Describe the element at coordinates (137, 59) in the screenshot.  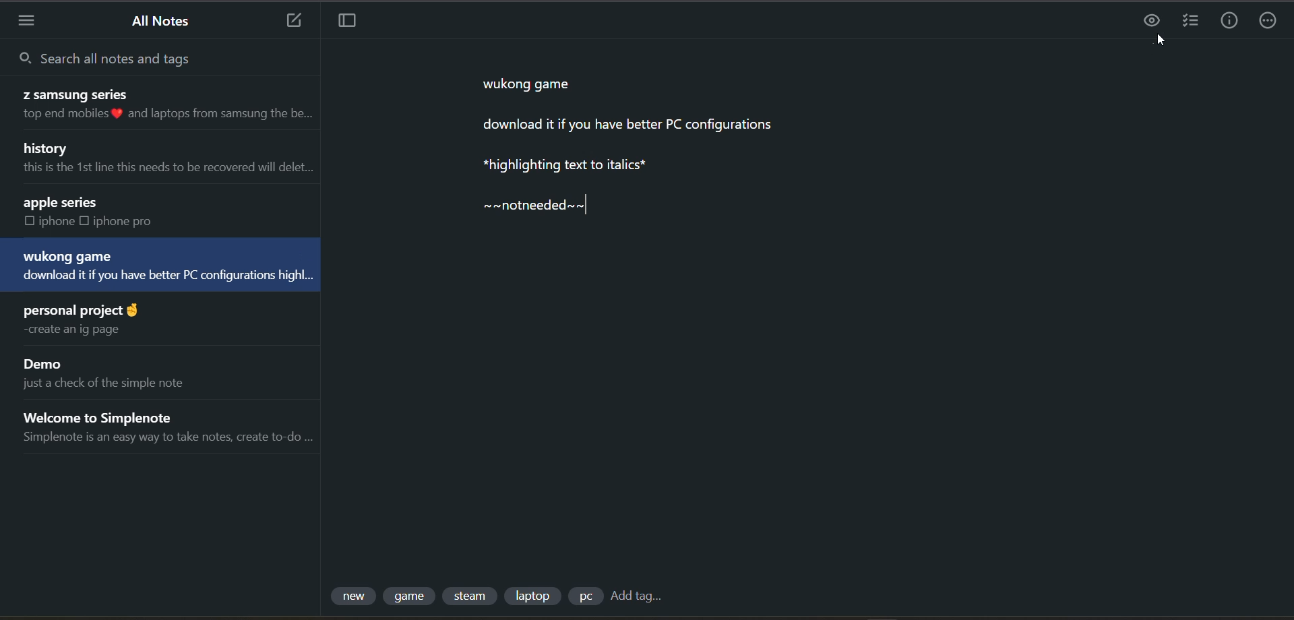
I see `search all notes and tags` at that location.